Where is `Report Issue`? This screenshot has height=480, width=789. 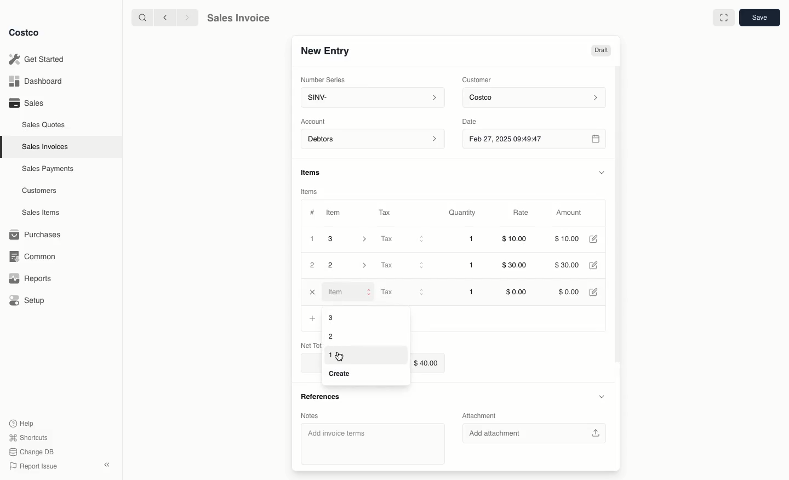
Report Issue is located at coordinates (33, 466).